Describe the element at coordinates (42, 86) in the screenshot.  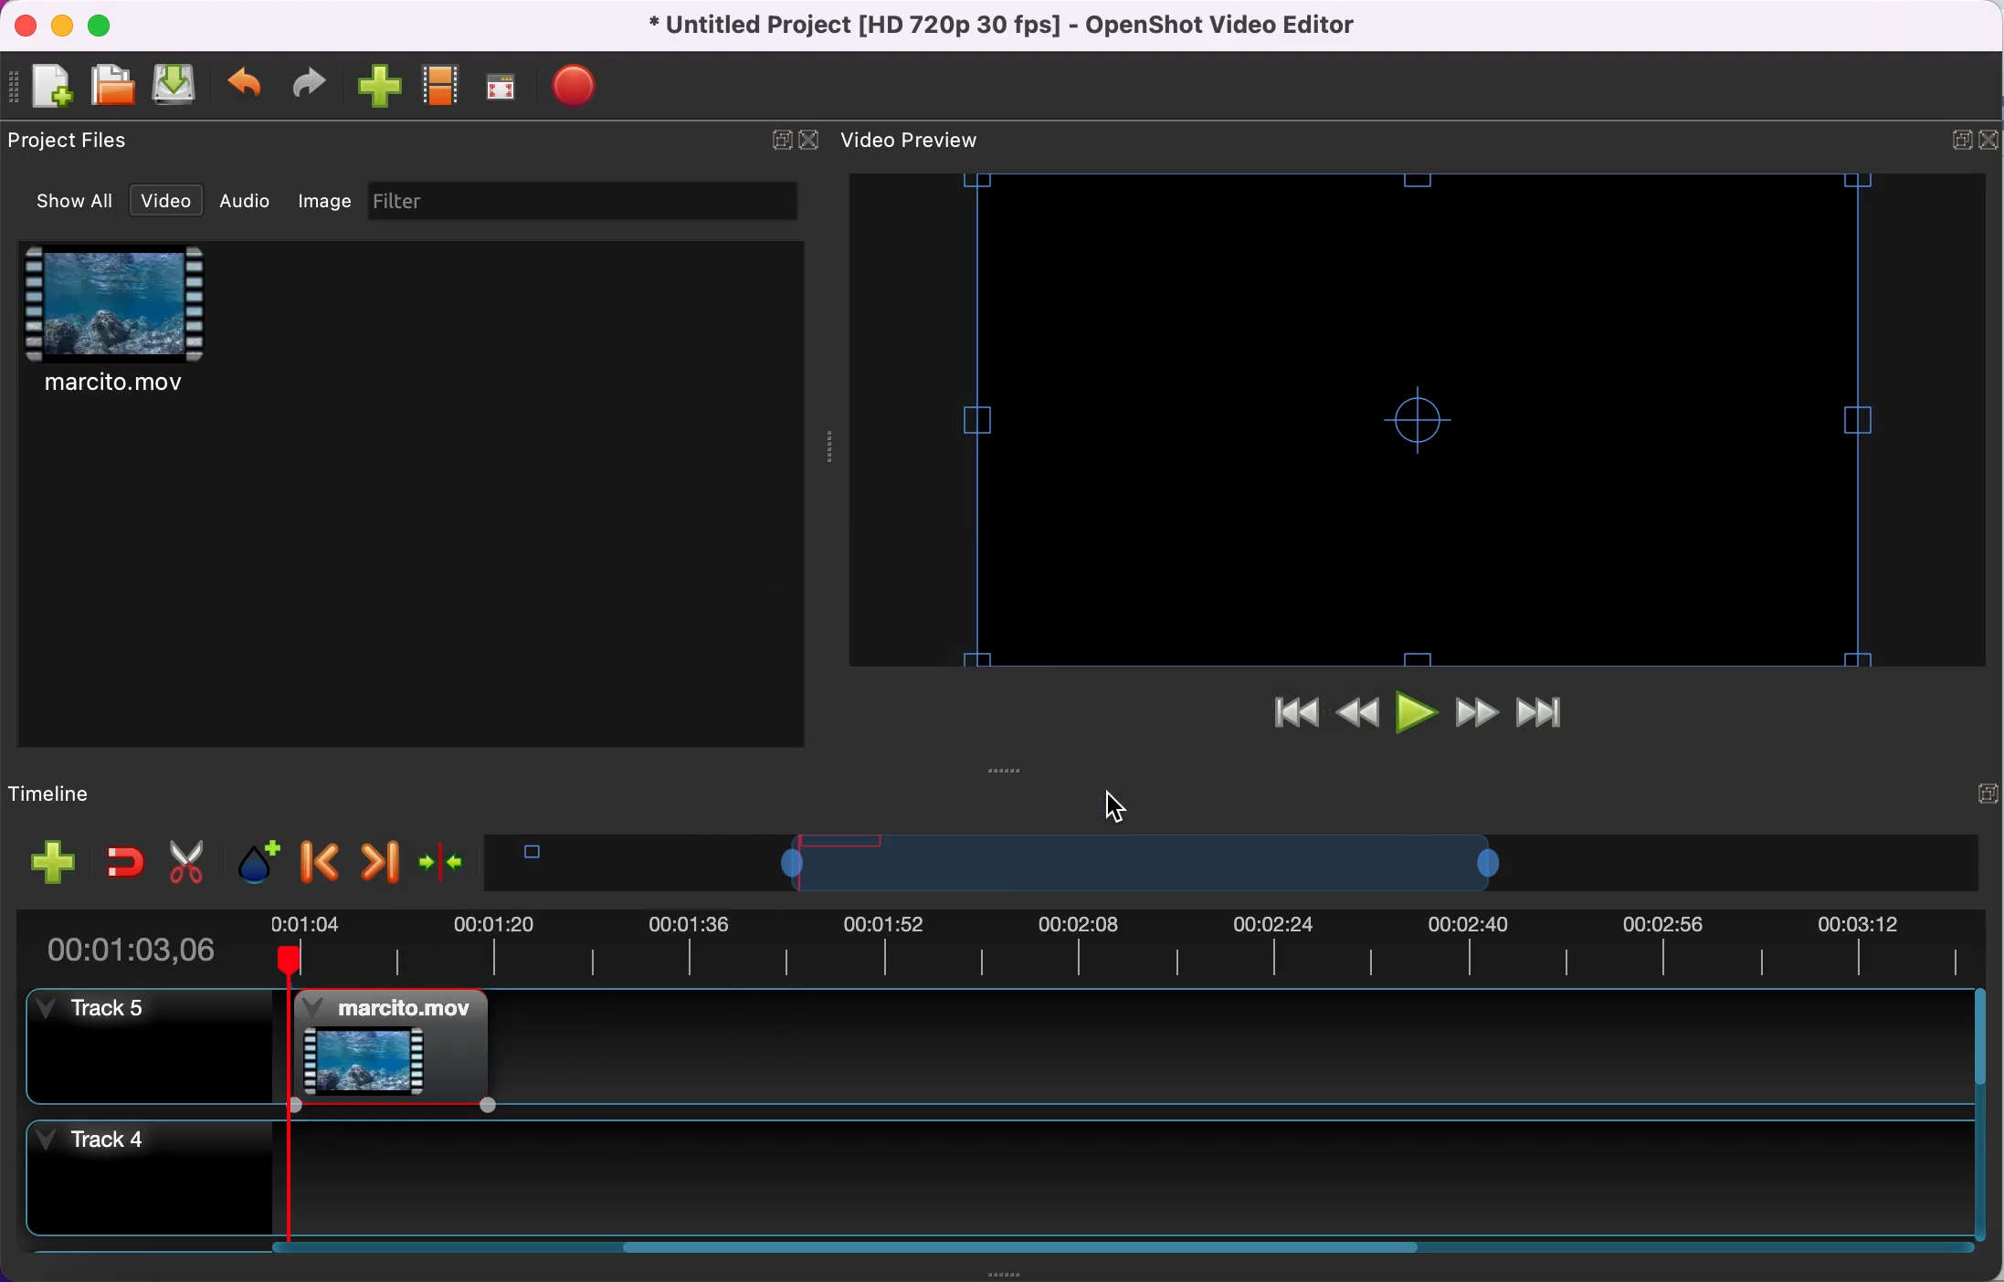
I see `new file` at that location.